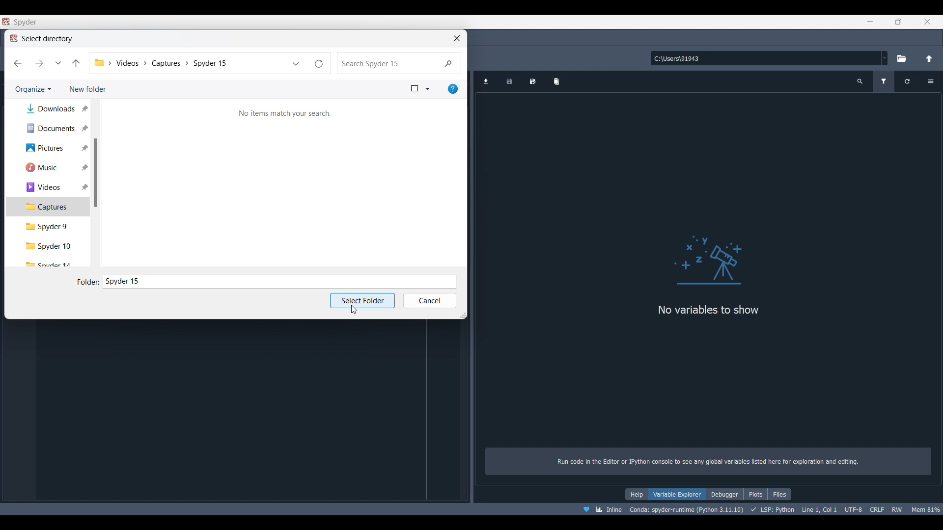 The width and height of the screenshot is (943, 530). Describe the element at coordinates (765, 58) in the screenshot. I see `Input location` at that location.